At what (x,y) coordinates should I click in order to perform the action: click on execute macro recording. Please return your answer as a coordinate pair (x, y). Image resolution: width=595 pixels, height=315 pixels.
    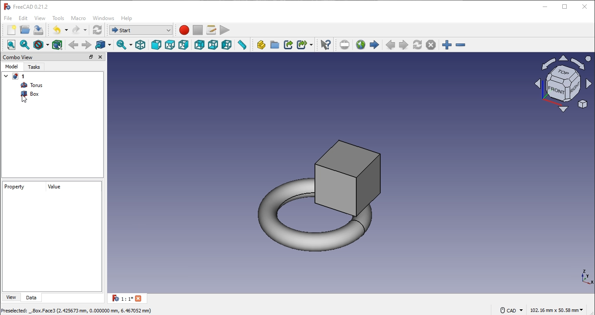
    Looking at the image, I should click on (224, 30).